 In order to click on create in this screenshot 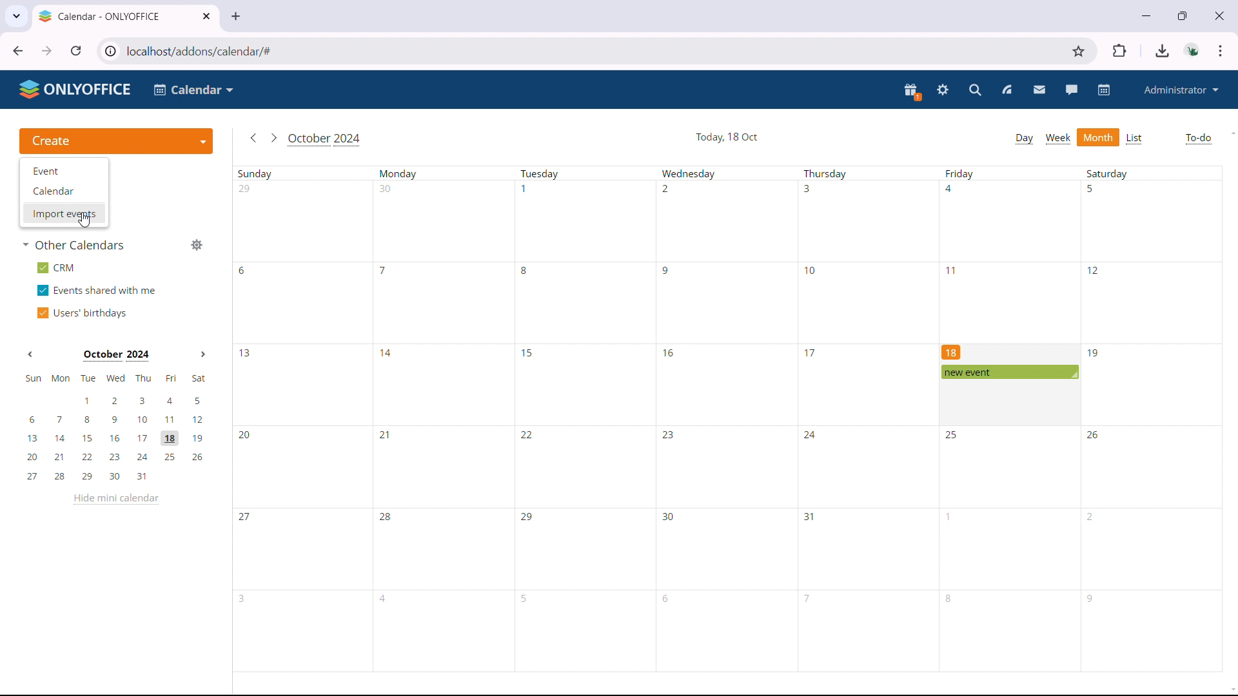, I will do `click(116, 140)`.